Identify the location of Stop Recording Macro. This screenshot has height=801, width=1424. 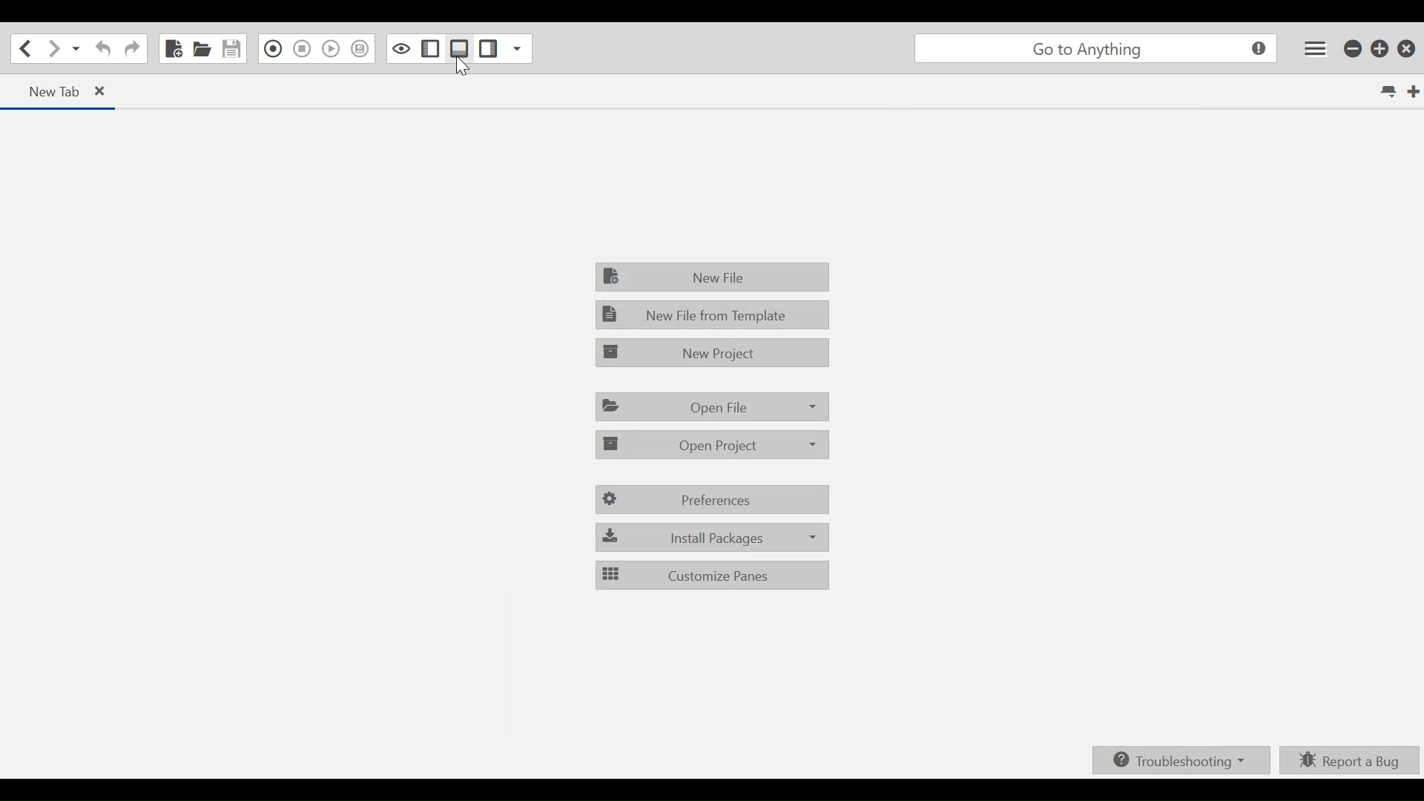
(302, 49).